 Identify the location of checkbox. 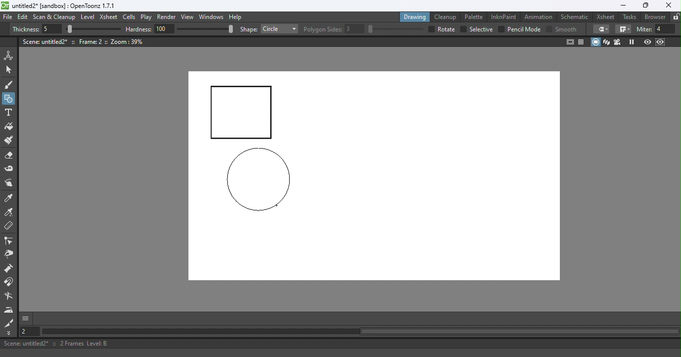
(463, 29).